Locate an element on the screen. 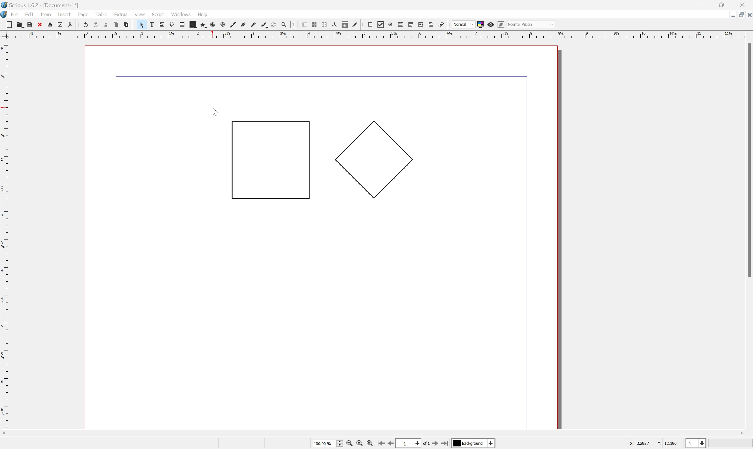 The height and width of the screenshot is (449, 753). Scroll Bar is located at coordinates (748, 160).